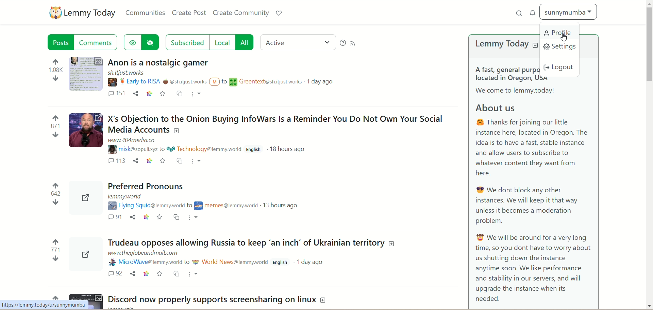 This screenshot has height=310, width=653. I want to click on Votes, so click(54, 71).